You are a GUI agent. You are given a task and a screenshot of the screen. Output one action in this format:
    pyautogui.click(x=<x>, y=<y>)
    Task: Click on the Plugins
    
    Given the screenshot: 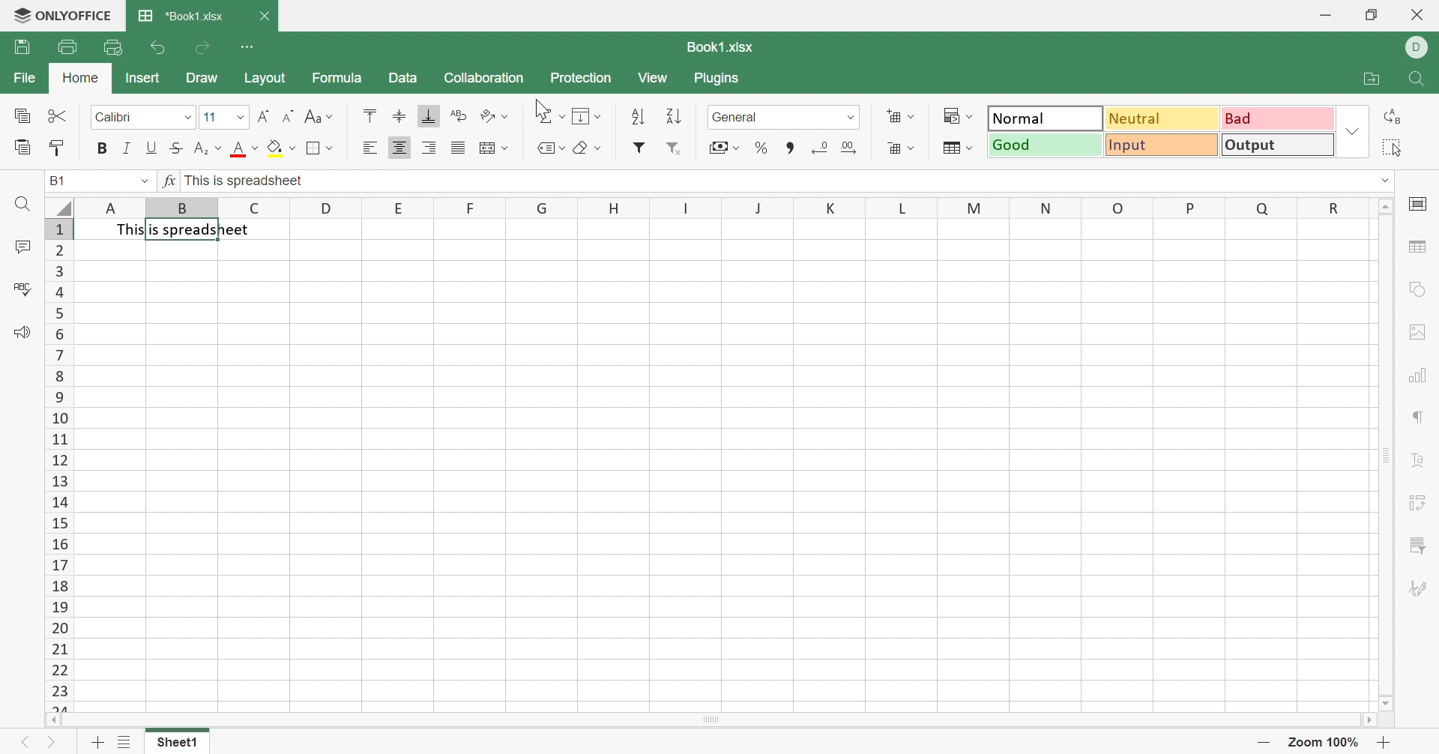 What is the action you would take?
    pyautogui.click(x=719, y=78)
    